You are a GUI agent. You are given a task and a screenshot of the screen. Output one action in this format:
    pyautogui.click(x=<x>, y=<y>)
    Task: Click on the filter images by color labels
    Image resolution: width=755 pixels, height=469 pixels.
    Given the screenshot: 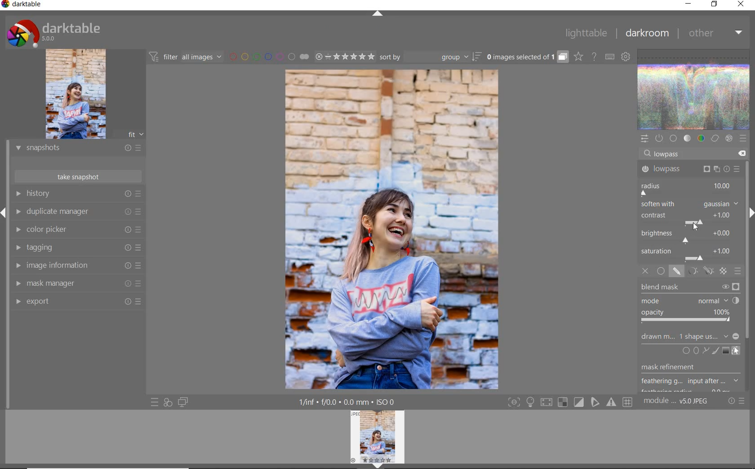 What is the action you would take?
    pyautogui.click(x=269, y=57)
    